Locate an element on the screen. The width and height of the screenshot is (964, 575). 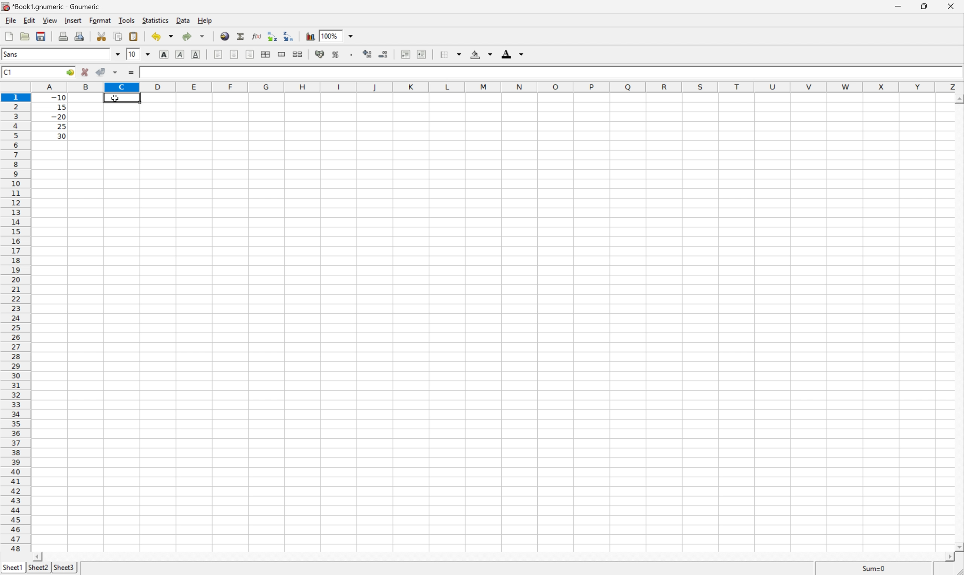
Column names is located at coordinates (498, 86).